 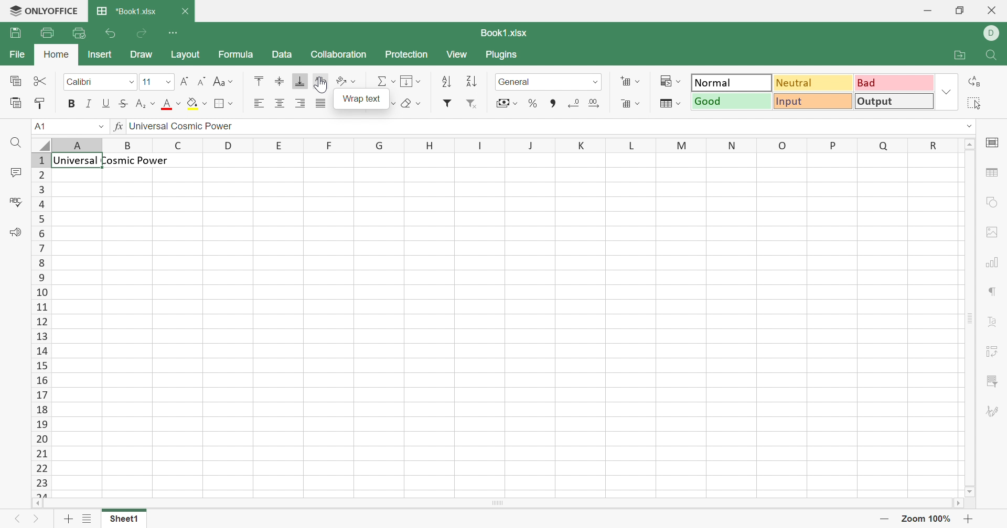 What do you see at coordinates (595, 103) in the screenshot?
I see `Increase decimal` at bounding box center [595, 103].